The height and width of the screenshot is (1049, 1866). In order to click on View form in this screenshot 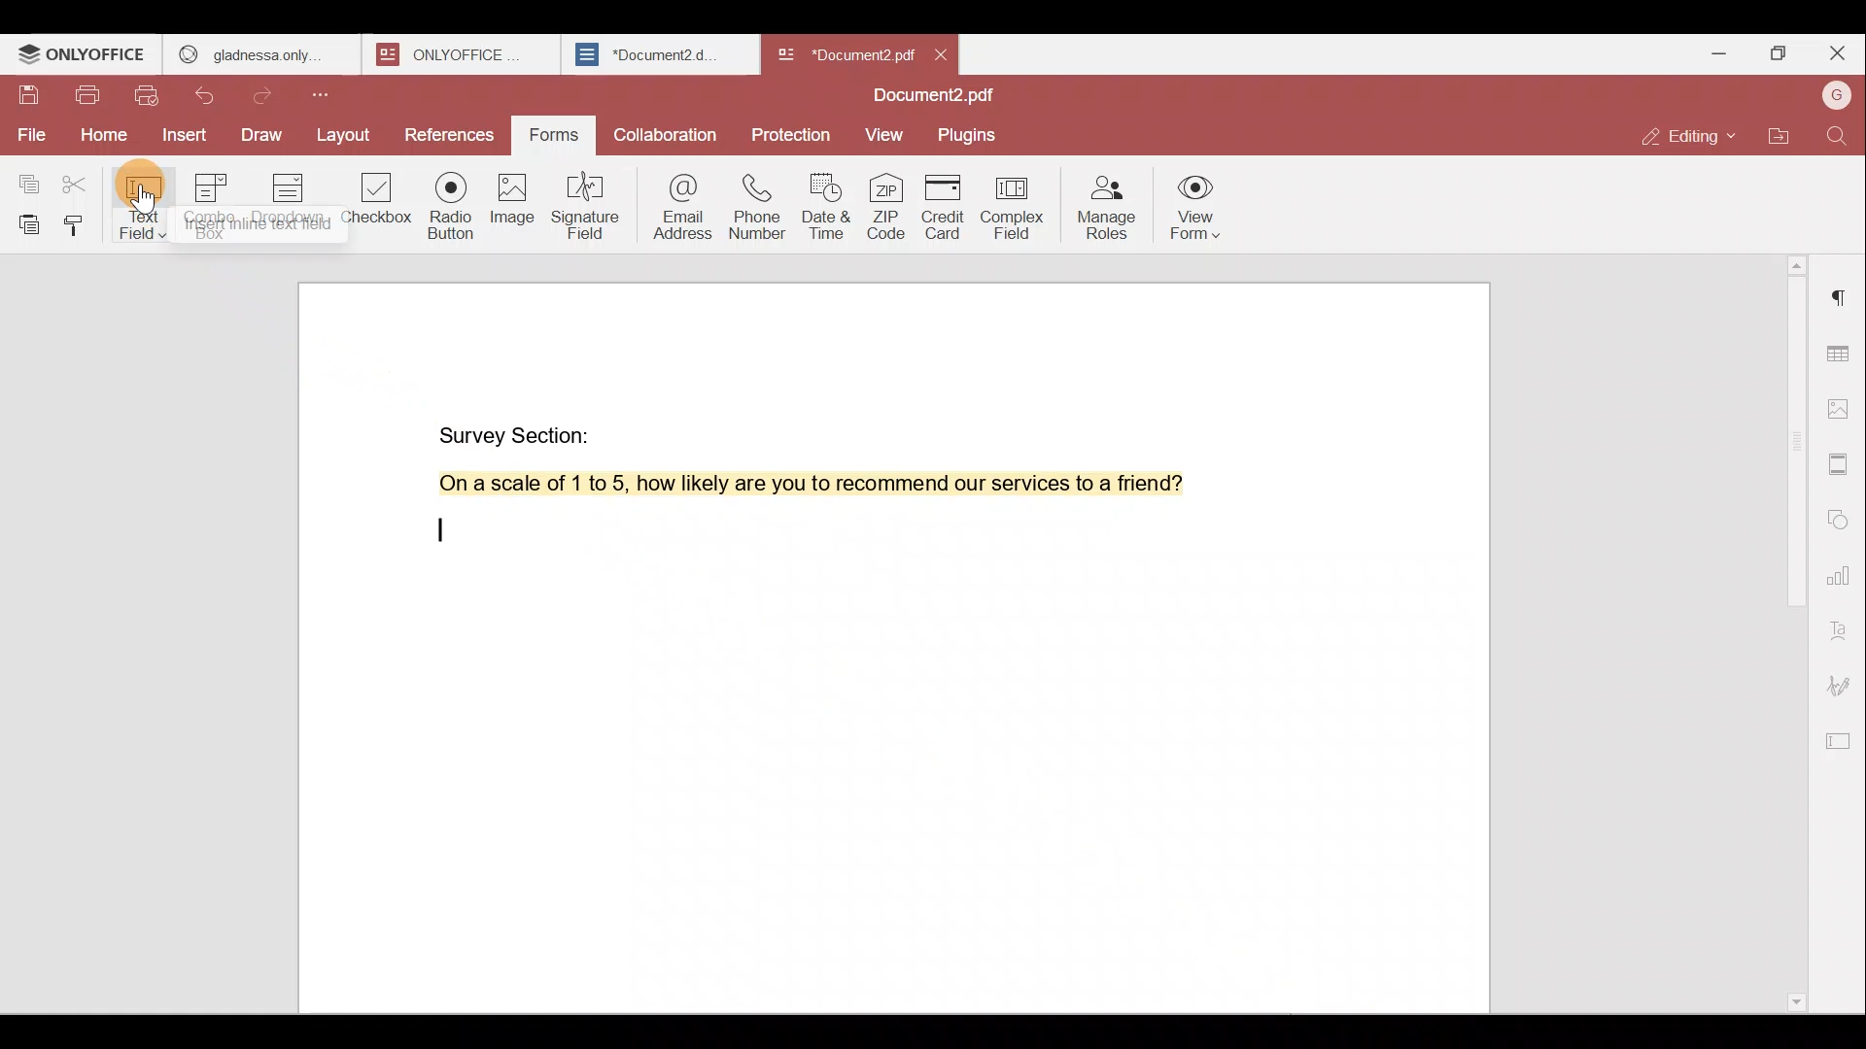, I will do `click(1195, 210)`.